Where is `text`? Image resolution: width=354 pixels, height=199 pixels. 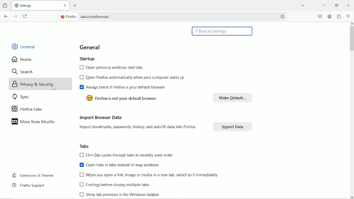 text is located at coordinates (134, 87).